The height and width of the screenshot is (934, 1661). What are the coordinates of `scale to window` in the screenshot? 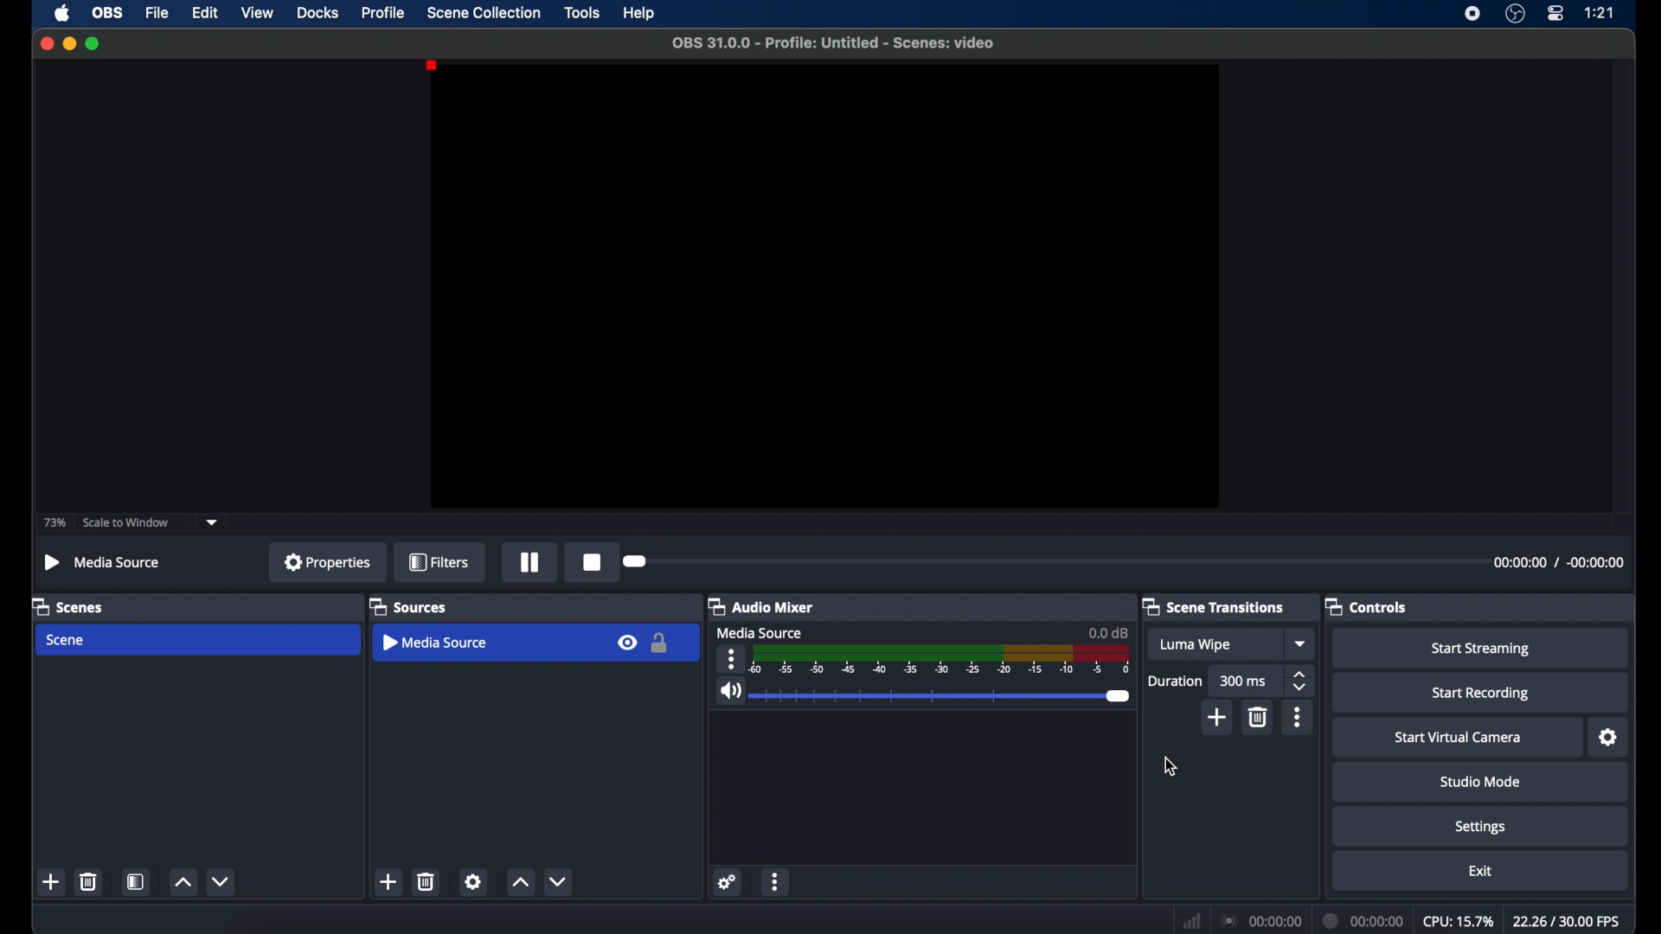 It's located at (125, 522).